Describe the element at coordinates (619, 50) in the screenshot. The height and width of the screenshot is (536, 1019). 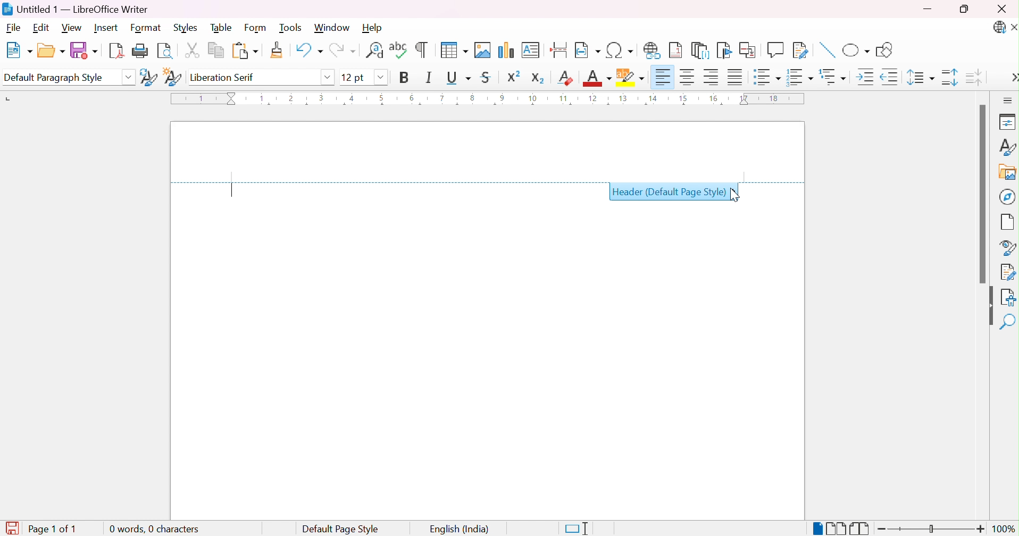
I see `Insert special characters` at that location.